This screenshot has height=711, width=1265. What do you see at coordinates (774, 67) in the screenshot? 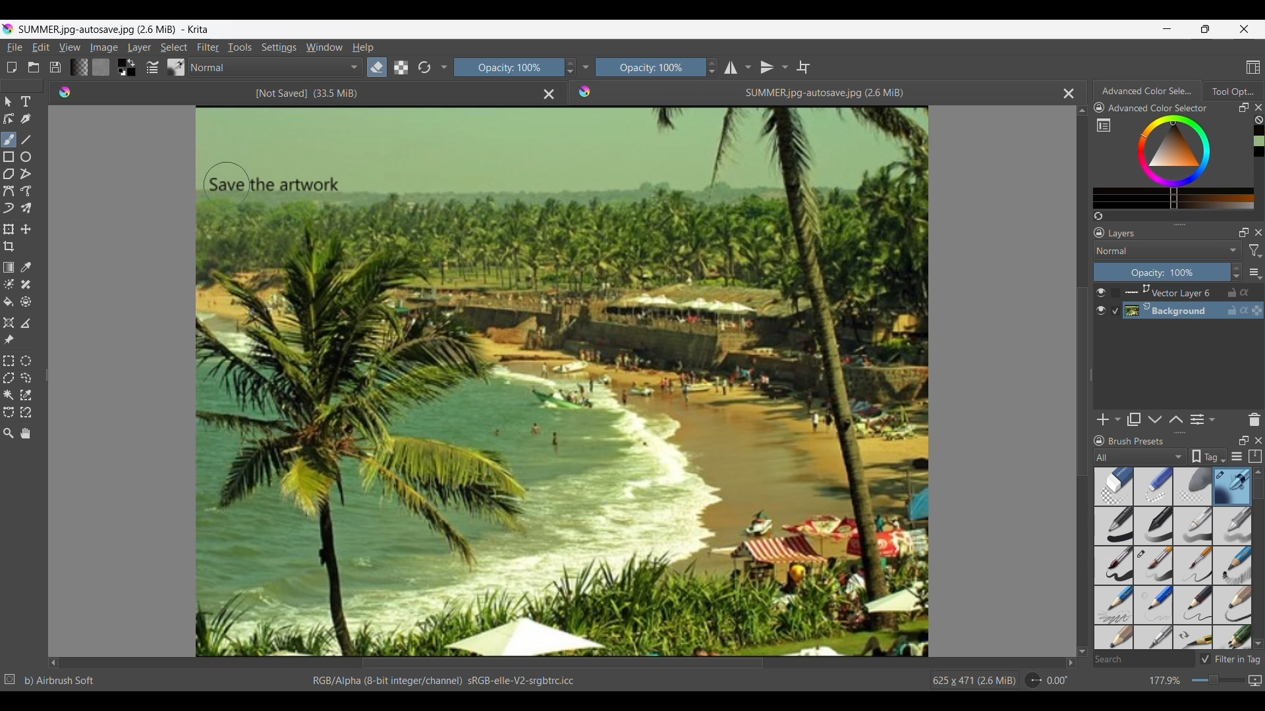
I see `Vertical mirror tool options` at bounding box center [774, 67].